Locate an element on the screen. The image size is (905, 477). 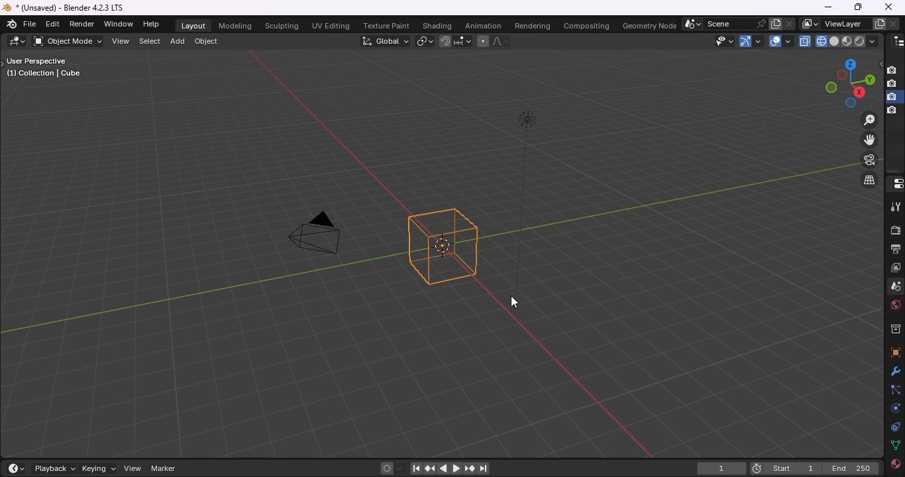
perspective camera focal length value in millimeters is located at coordinates (319, 232).